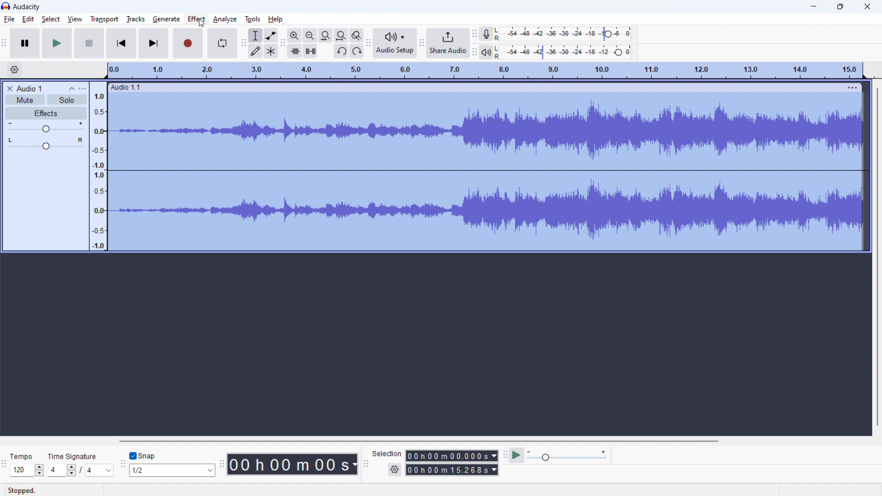  I want to click on zoom in, so click(294, 35).